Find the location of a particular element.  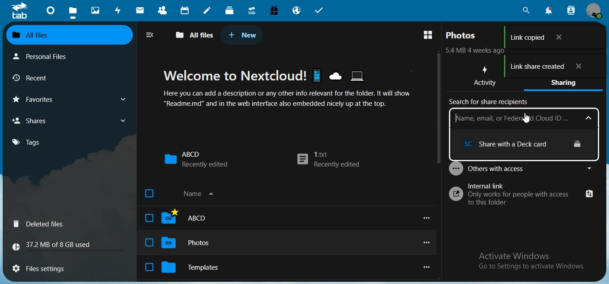

search contacts is located at coordinates (571, 10).